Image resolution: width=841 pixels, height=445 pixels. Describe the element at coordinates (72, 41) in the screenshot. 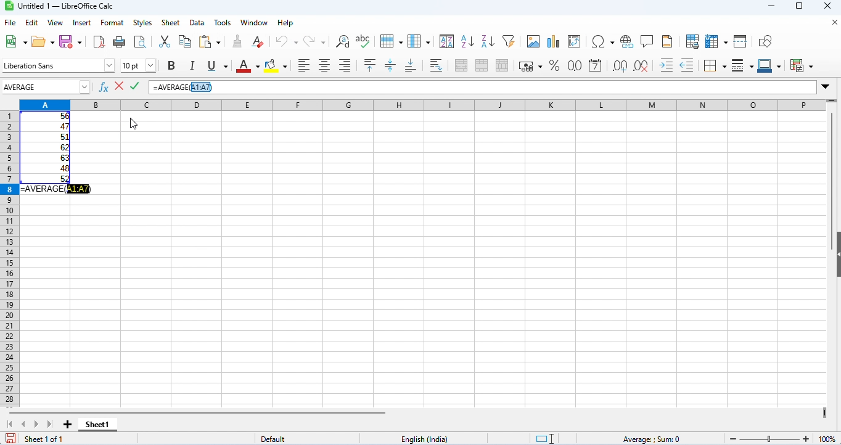

I see `save` at that location.